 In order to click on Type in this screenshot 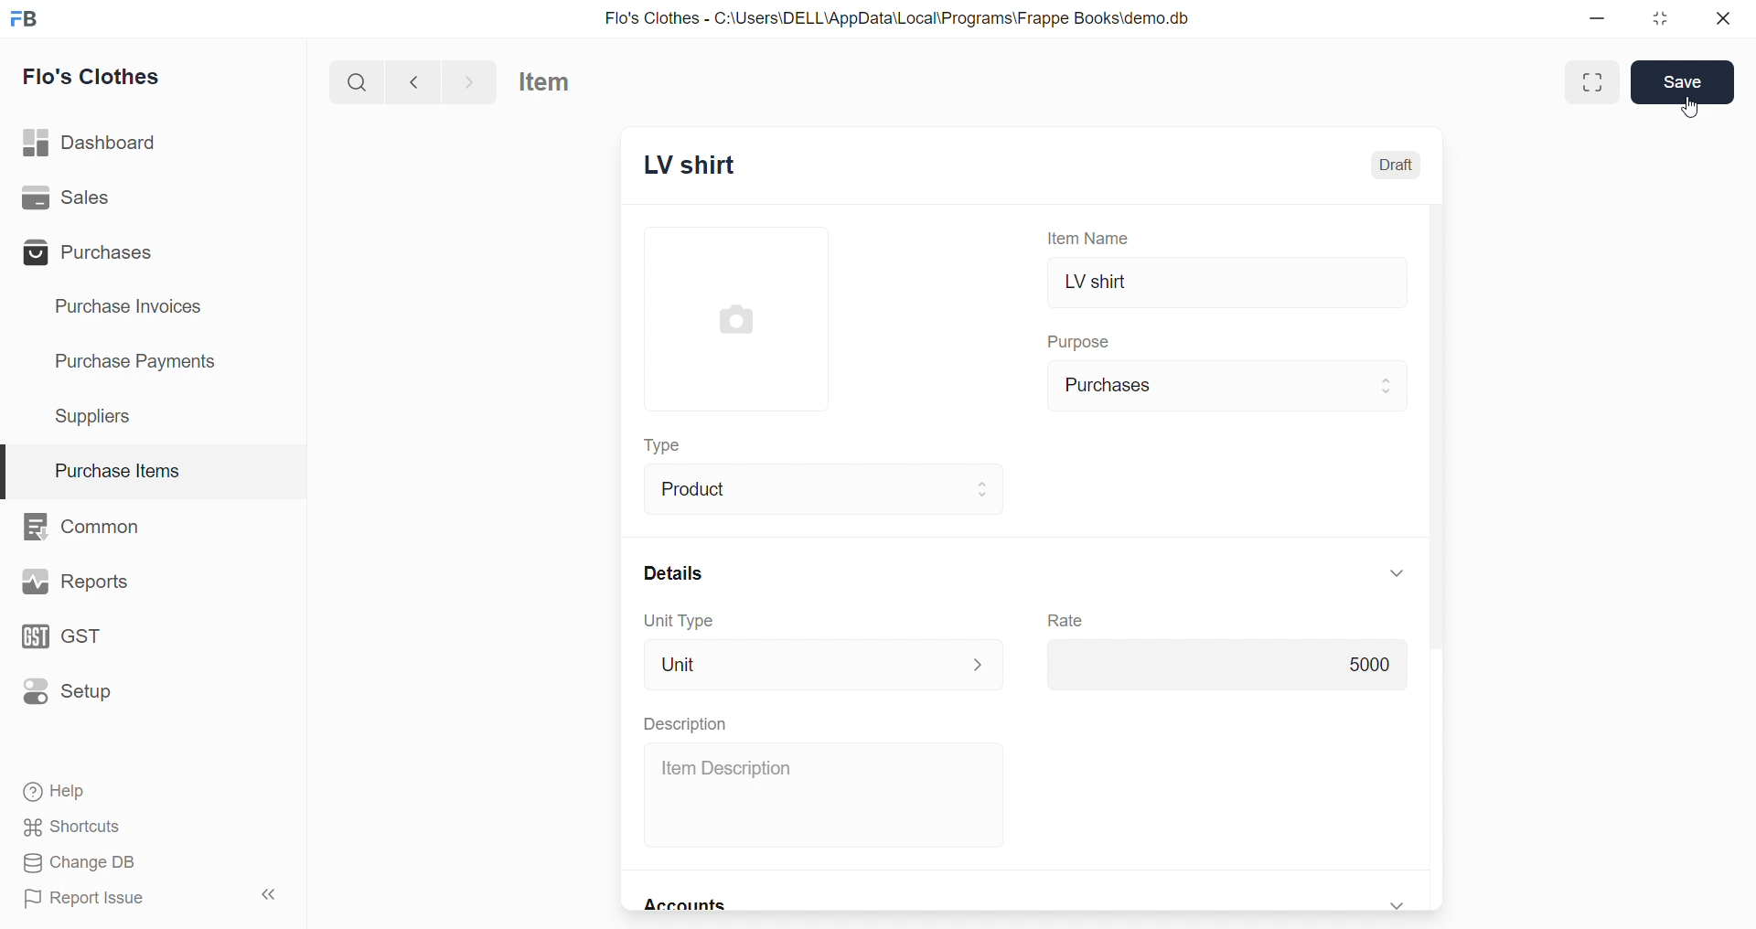, I will do `click(670, 447)`.